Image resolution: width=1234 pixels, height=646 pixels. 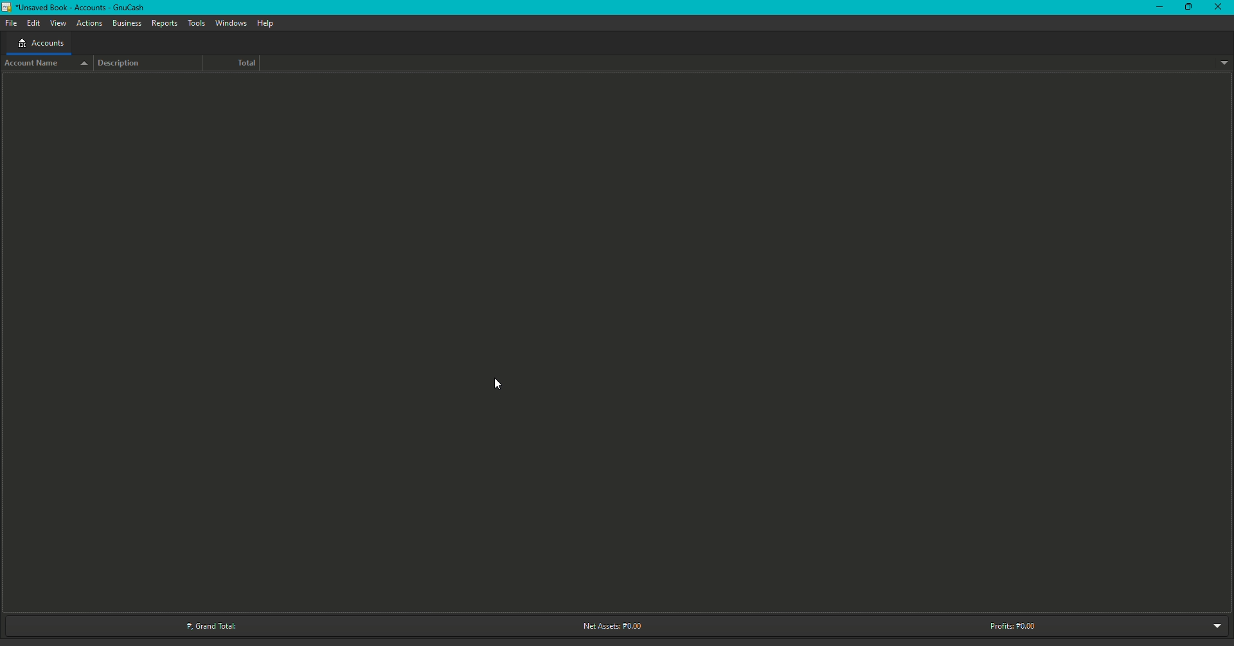 What do you see at coordinates (492, 382) in the screenshot?
I see `Cursor` at bounding box center [492, 382].